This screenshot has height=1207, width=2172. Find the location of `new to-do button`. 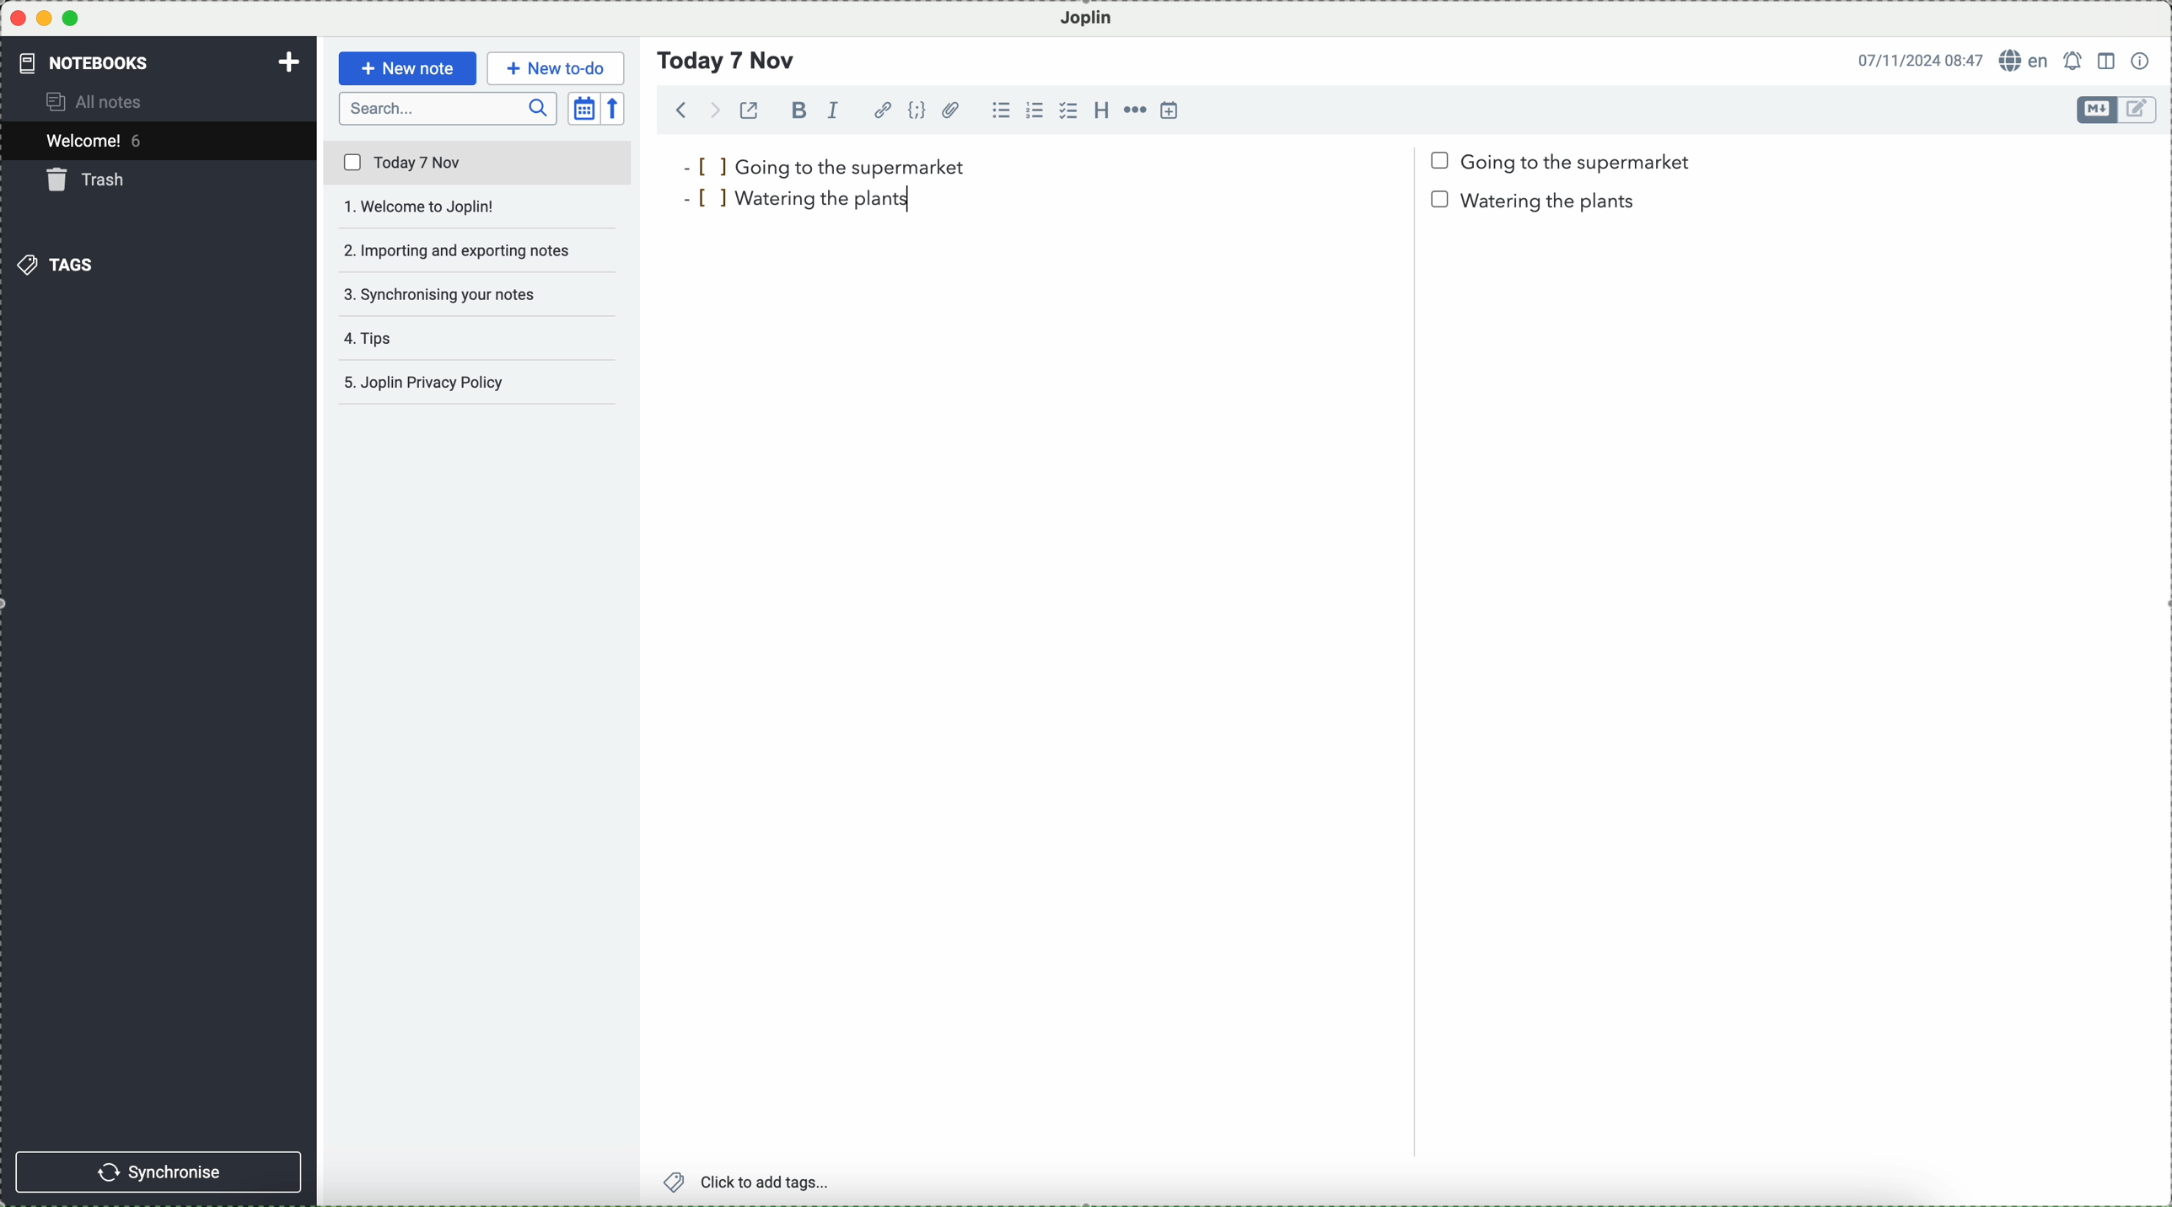

new to-do button is located at coordinates (556, 69).